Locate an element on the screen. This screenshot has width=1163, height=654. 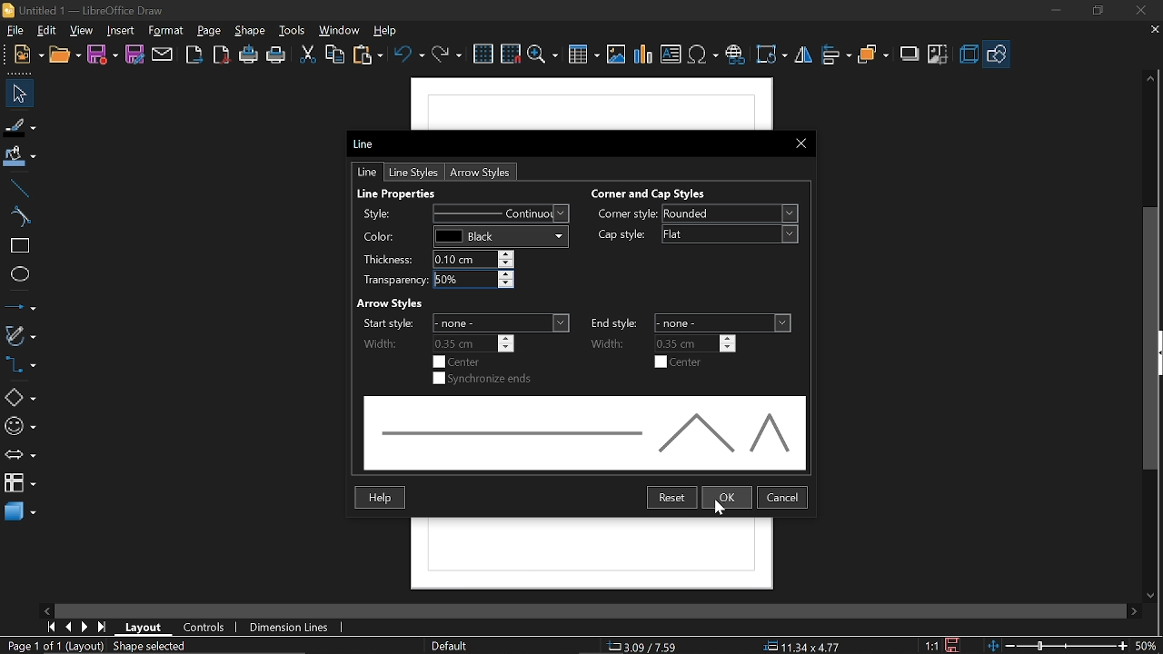
insert chart is located at coordinates (641, 54).